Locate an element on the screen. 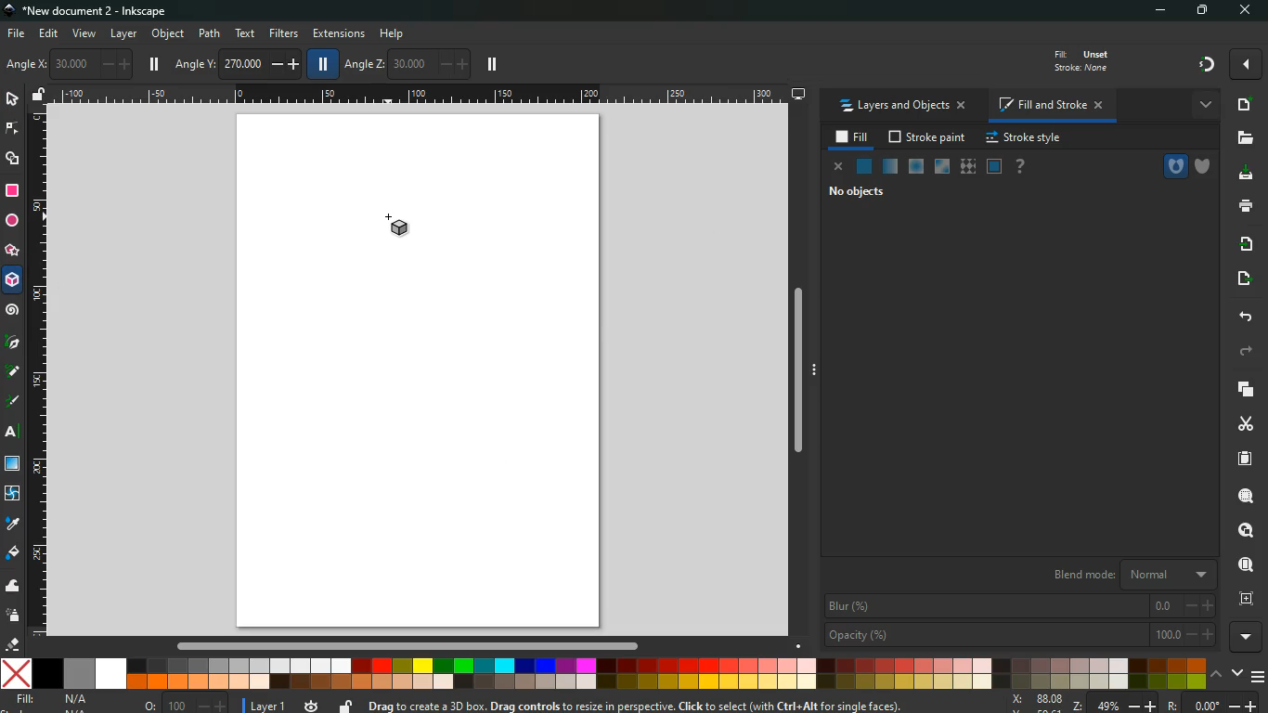  stroke style is located at coordinates (1023, 138).